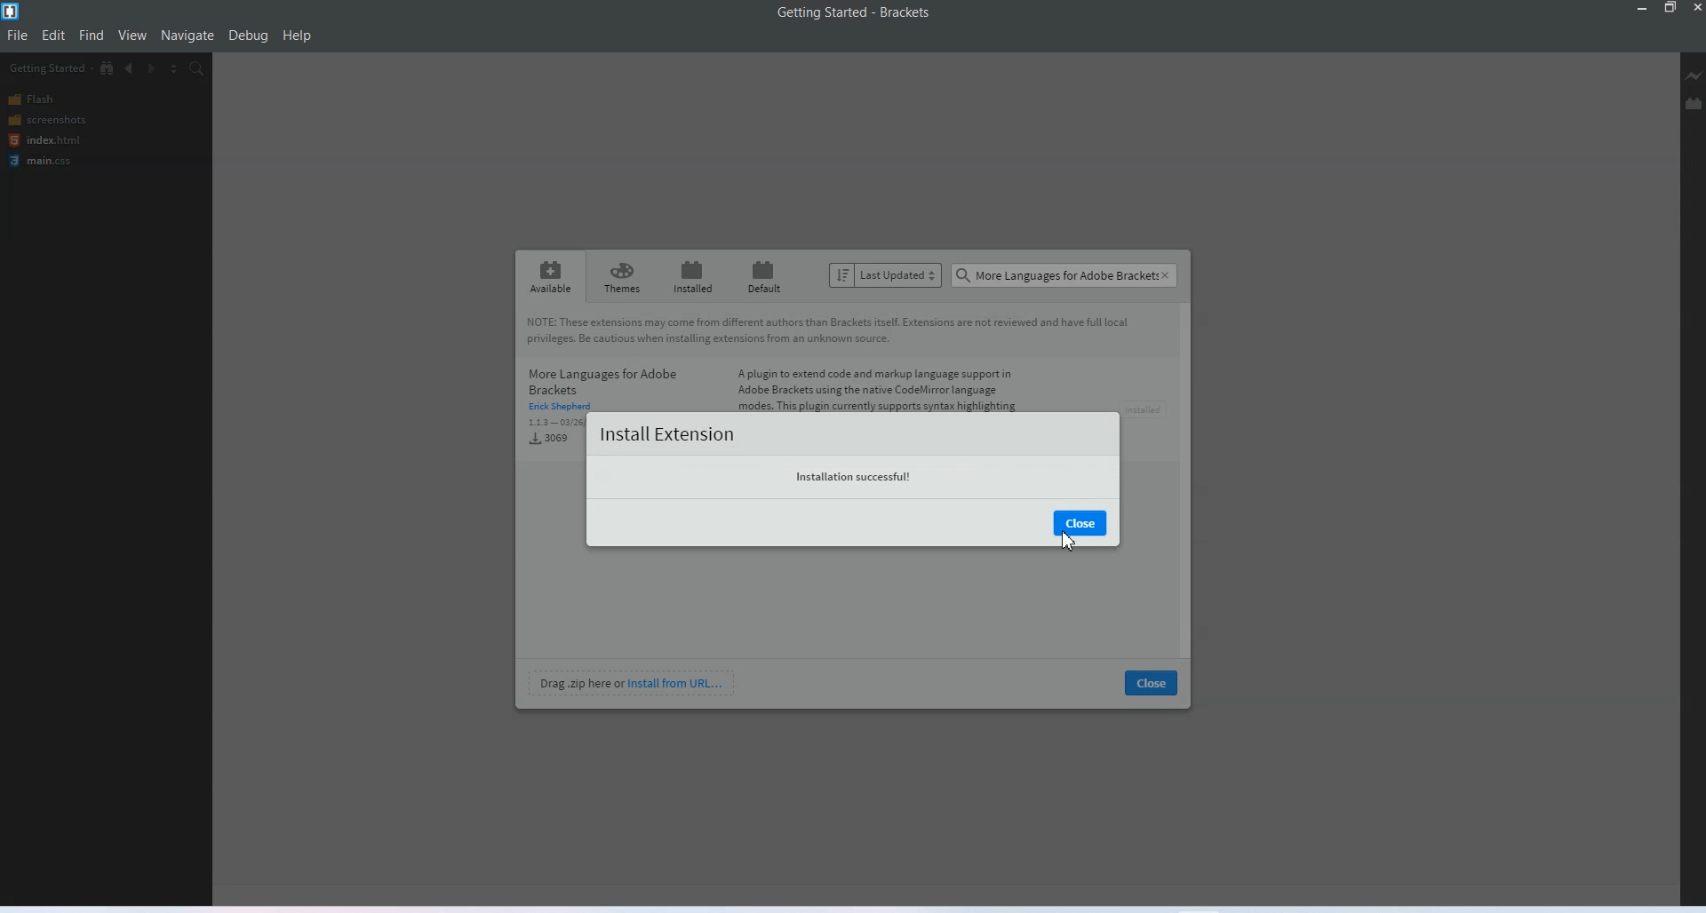 This screenshot has width=1706, height=913. Describe the element at coordinates (767, 275) in the screenshot. I see `default` at that location.